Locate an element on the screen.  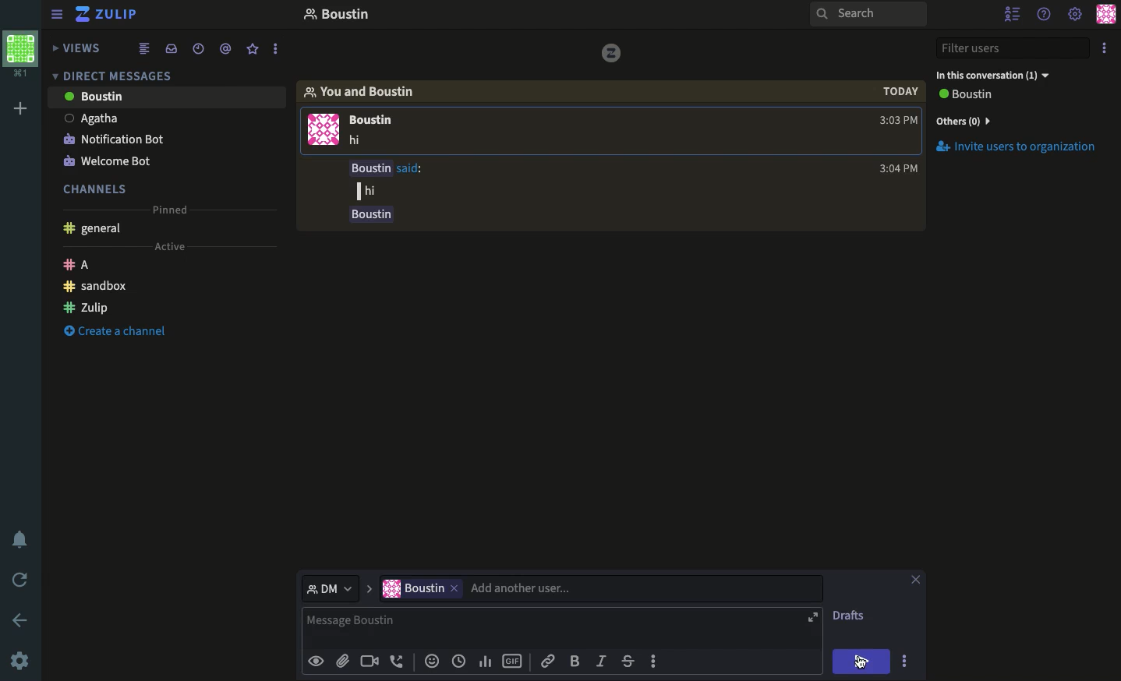
Time is located at coordinates (459, 661).